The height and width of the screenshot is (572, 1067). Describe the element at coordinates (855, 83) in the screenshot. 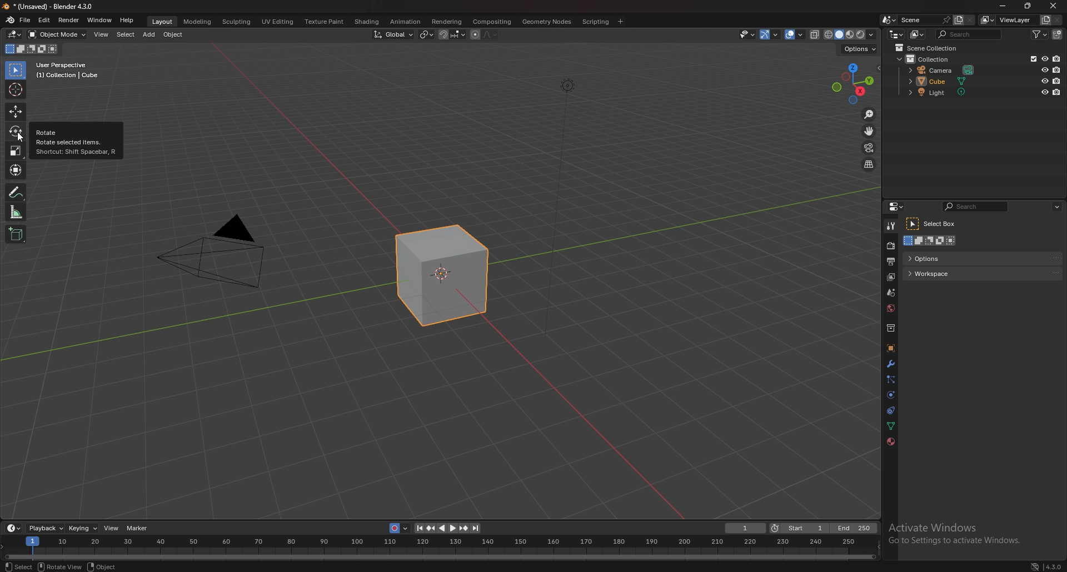

I see `preset viewpoint` at that location.